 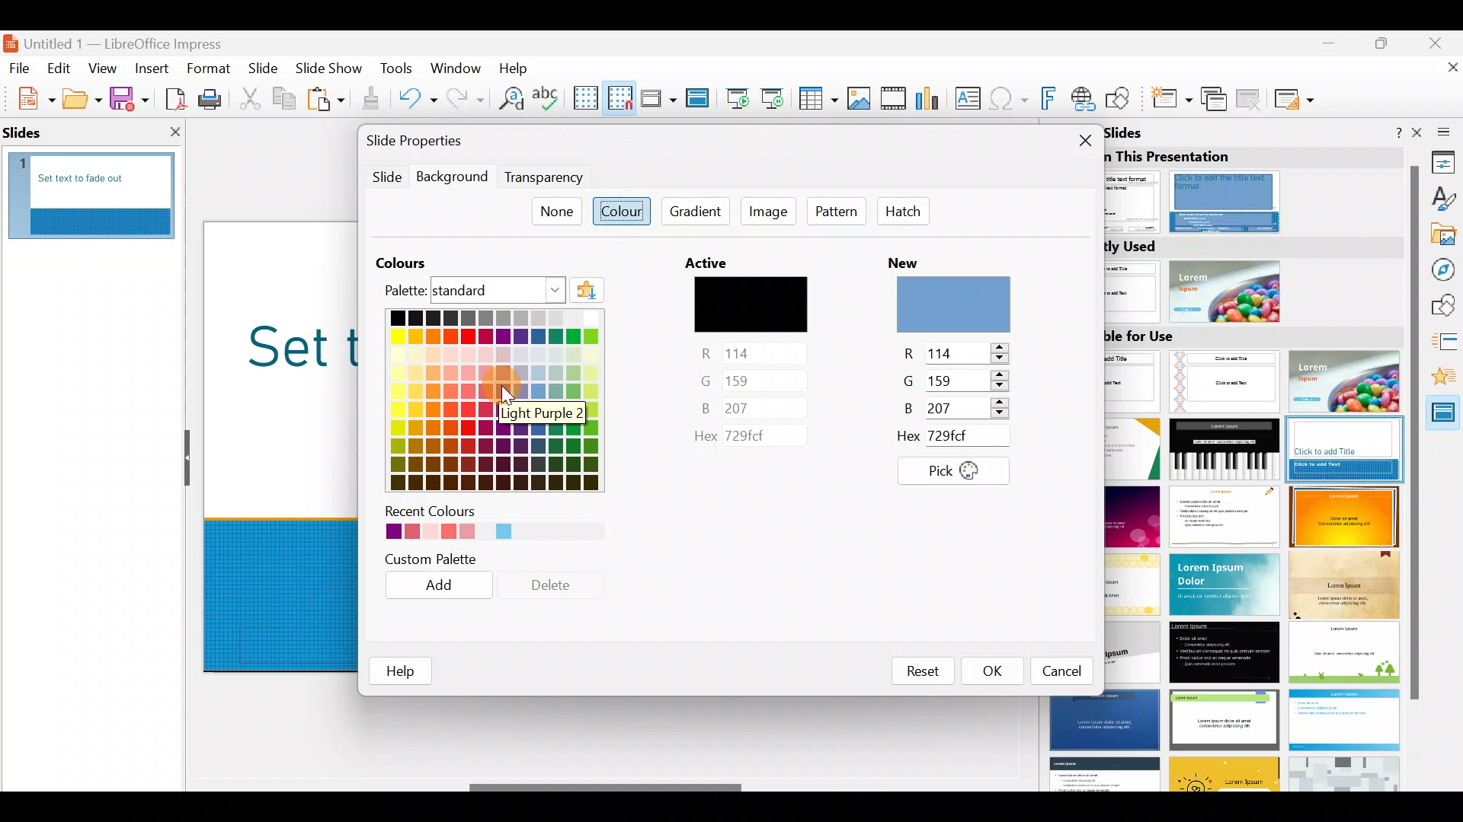 What do you see at coordinates (172, 97) in the screenshot?
I see `Export directly as PDF` at bounding box center [172, 97].